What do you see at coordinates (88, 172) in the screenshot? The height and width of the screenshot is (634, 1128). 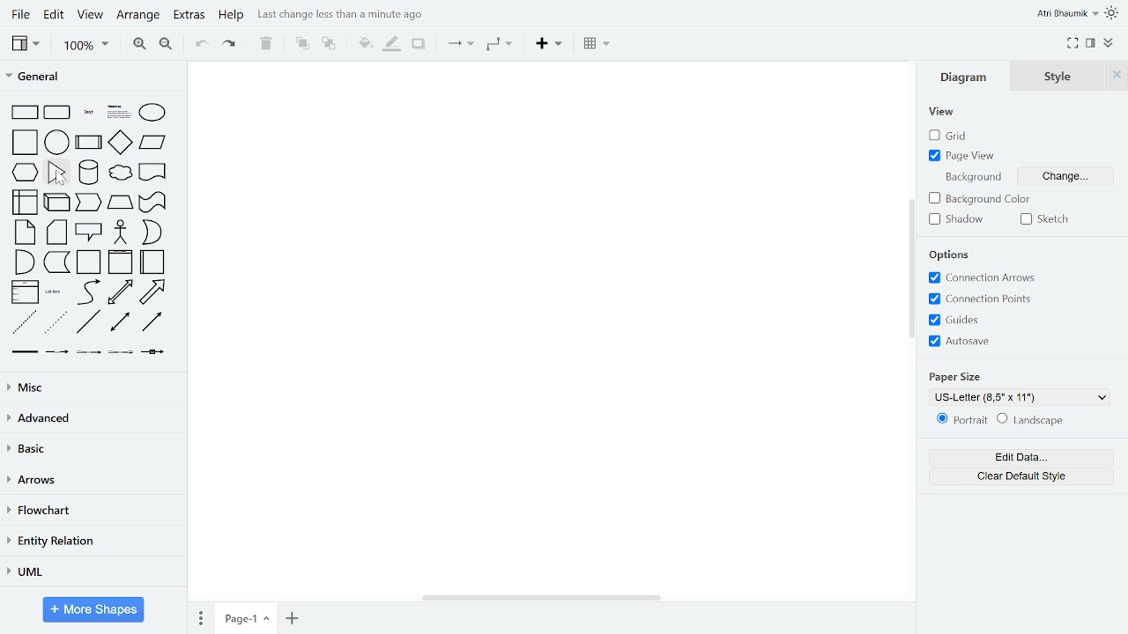 I see `cylinder` at bounding box center [88, 172].